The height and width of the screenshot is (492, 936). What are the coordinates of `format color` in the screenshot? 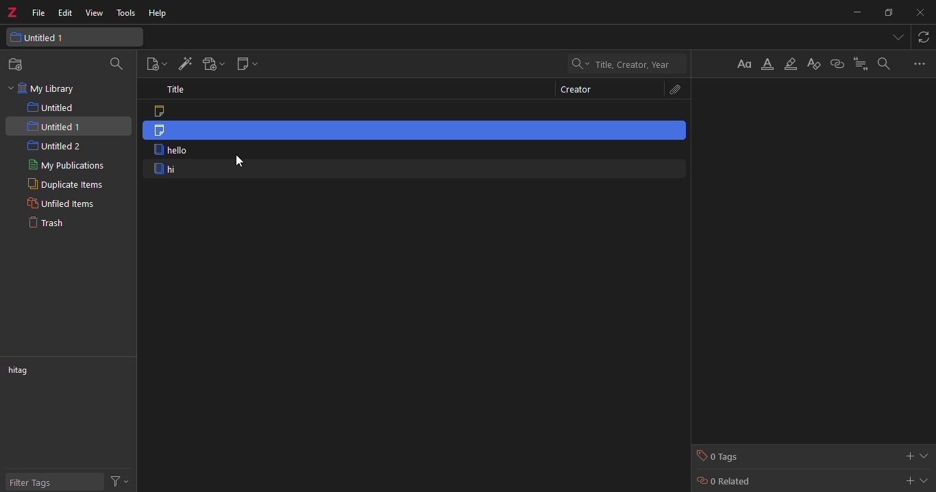 It's located at (767, 64).